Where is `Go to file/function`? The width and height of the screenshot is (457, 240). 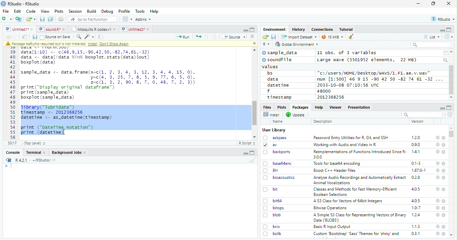 Go to file/function is located at coordinates (93, 19).